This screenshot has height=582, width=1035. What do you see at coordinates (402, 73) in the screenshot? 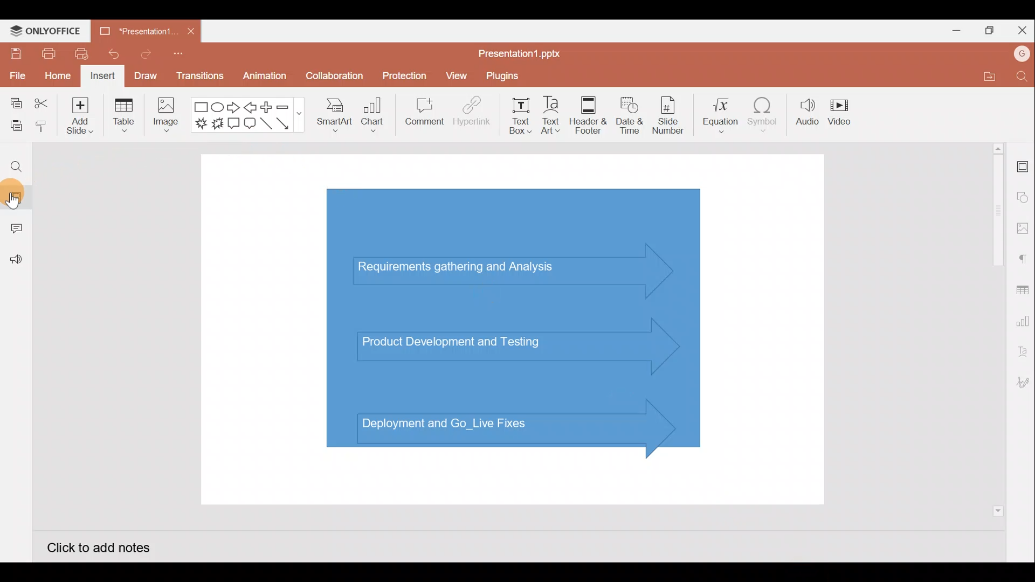
I see `Protection` at bounding box center [402, 73].